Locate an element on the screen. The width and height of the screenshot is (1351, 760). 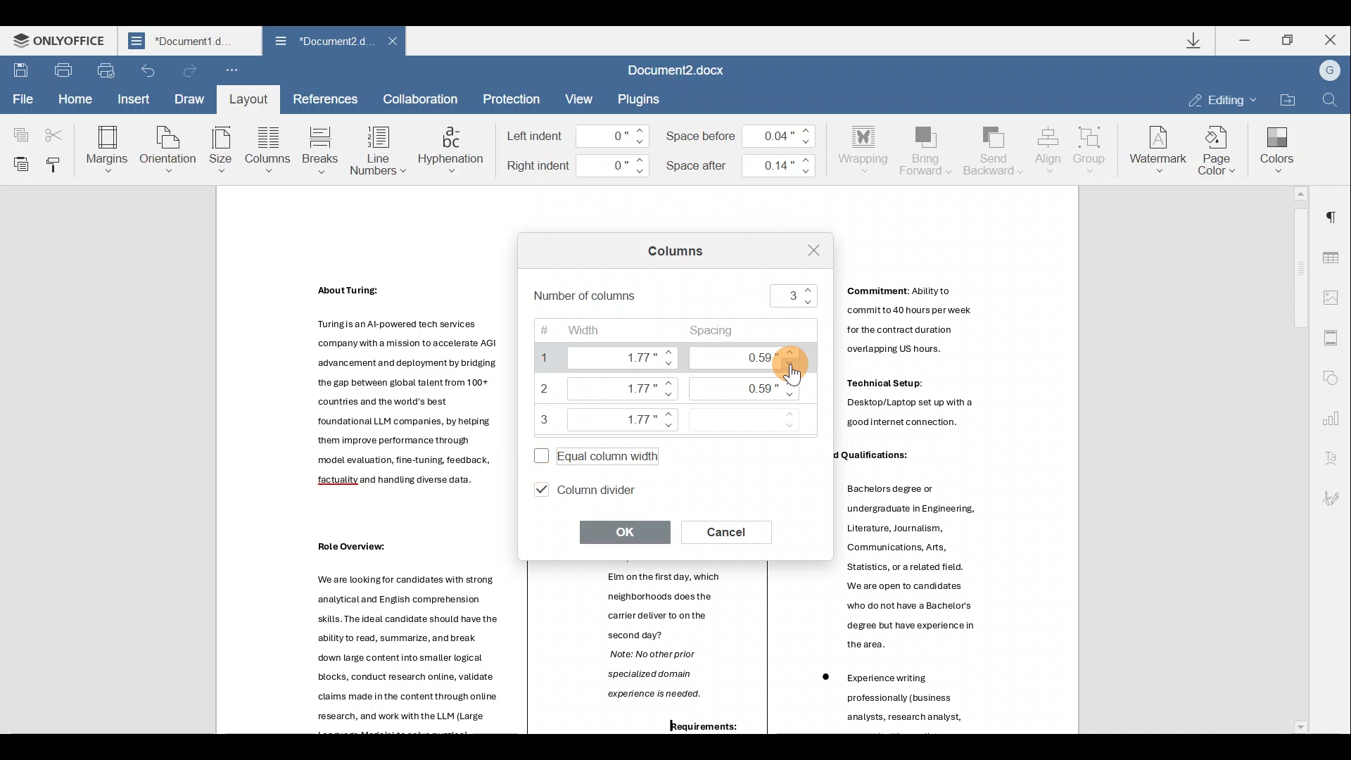
Column is located at coordinates (270, 153).